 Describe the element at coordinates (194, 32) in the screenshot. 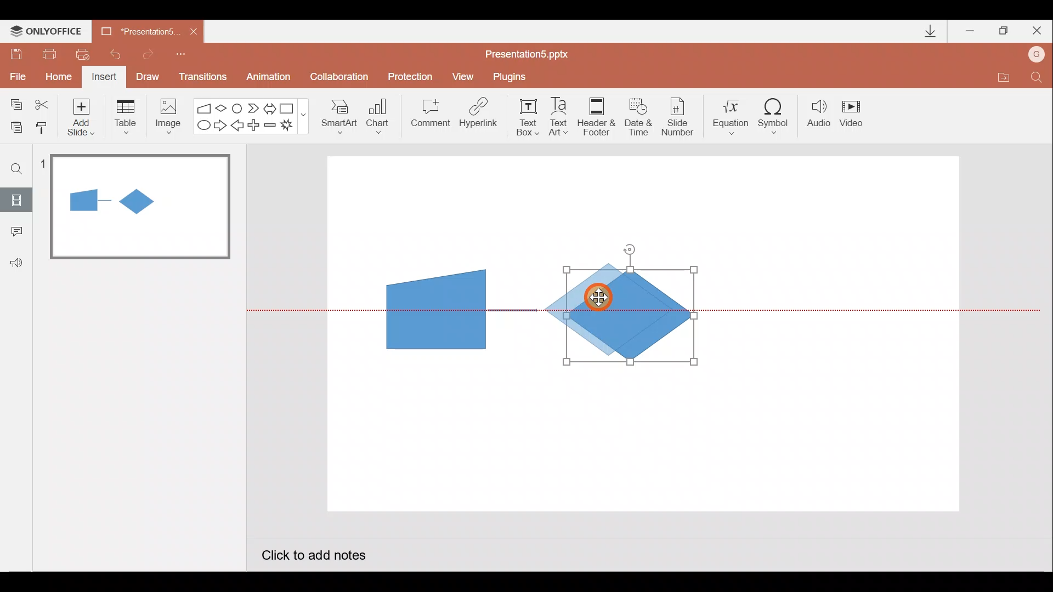

I see `Close` at that location.